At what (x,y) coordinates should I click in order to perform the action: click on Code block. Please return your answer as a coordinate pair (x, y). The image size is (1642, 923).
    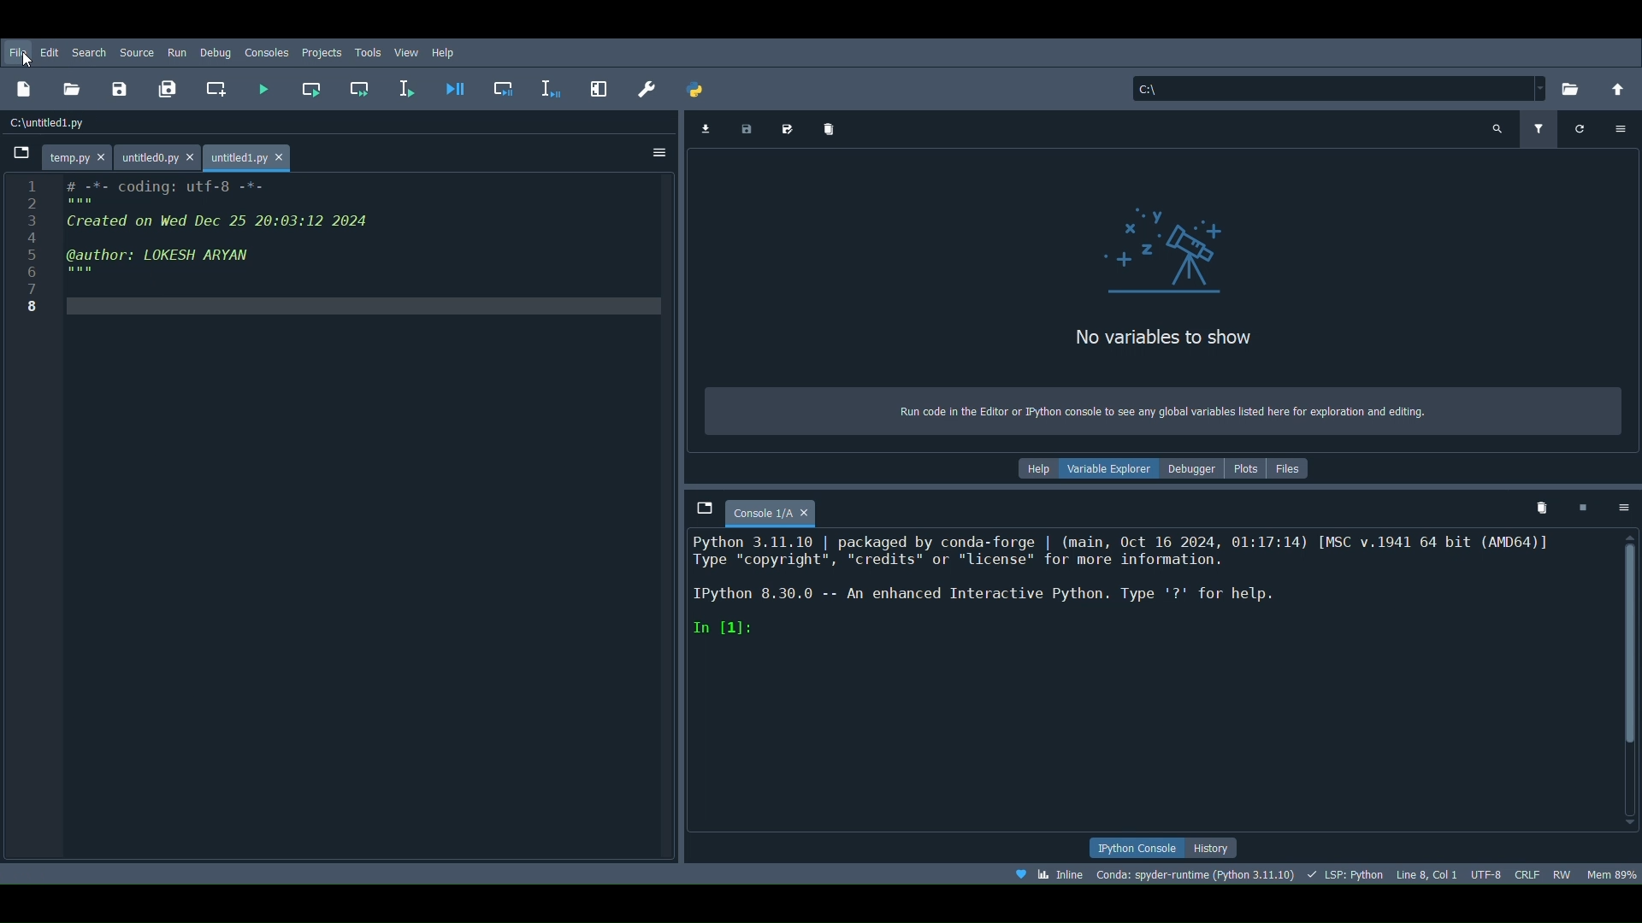
    Looking at the image, I should click on (340, 514).